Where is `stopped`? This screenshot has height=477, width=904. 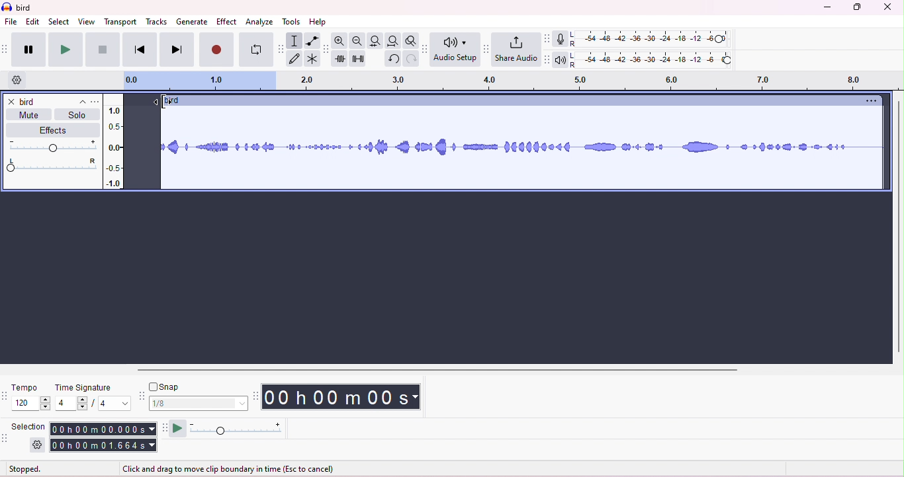 stopped is located at coordinates (26, 470).